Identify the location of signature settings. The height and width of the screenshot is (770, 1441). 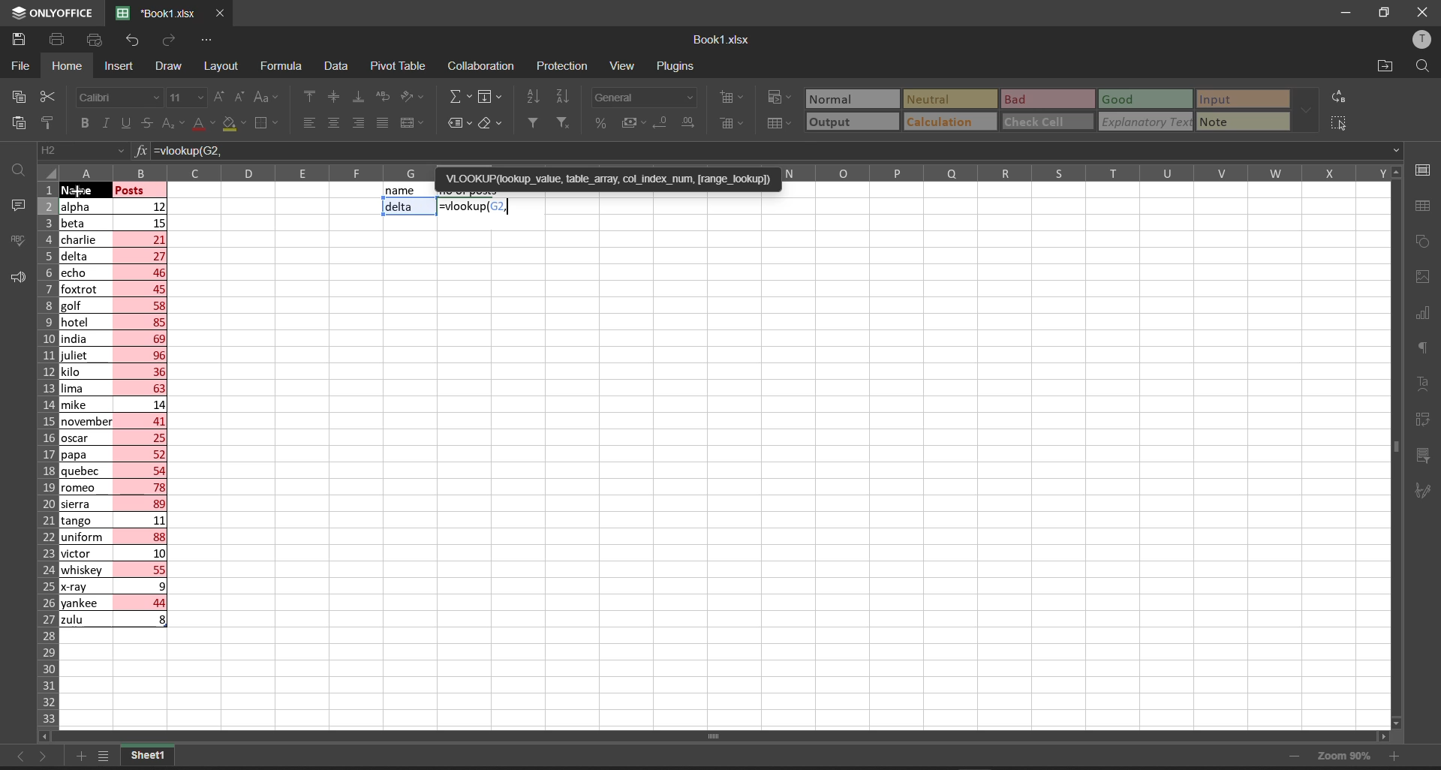
(1427, 489).